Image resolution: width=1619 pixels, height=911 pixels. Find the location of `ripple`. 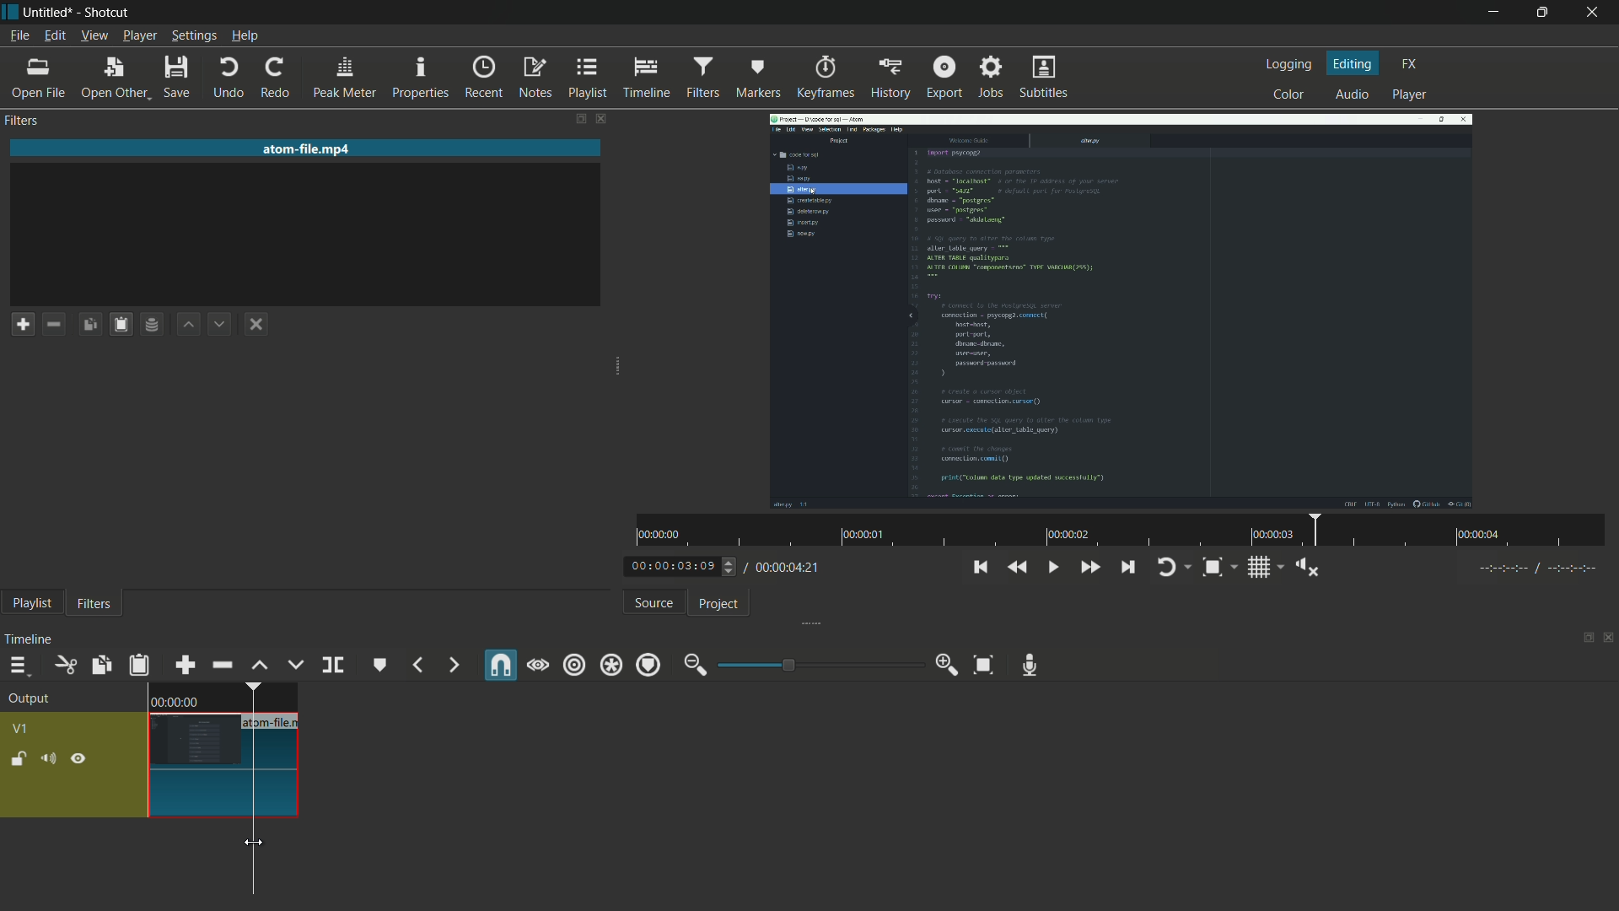

ripple is located at coordinates (573, 666).